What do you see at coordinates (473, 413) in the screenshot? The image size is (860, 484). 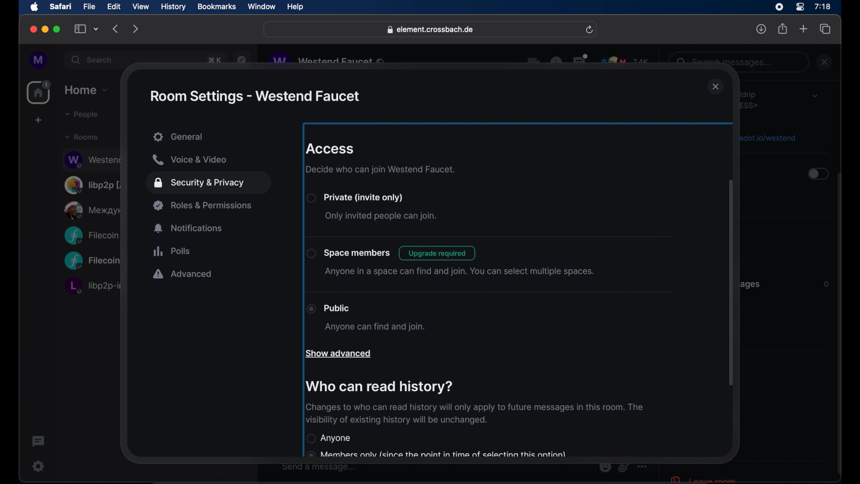 I see `history info` at bounding box center [473, 413].